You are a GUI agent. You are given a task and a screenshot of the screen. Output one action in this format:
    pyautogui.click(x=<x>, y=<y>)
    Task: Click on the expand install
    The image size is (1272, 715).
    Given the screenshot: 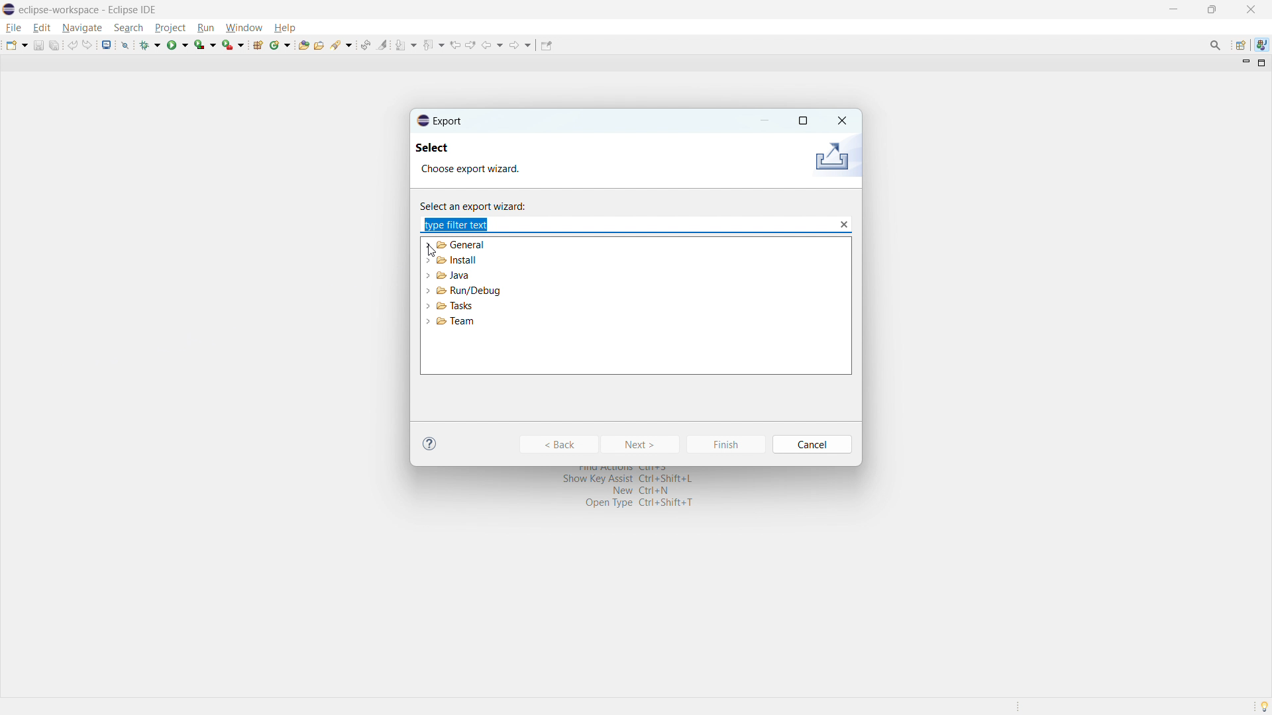 What is the action you would take?
    pyautogui.click(x=427, y=260)
    